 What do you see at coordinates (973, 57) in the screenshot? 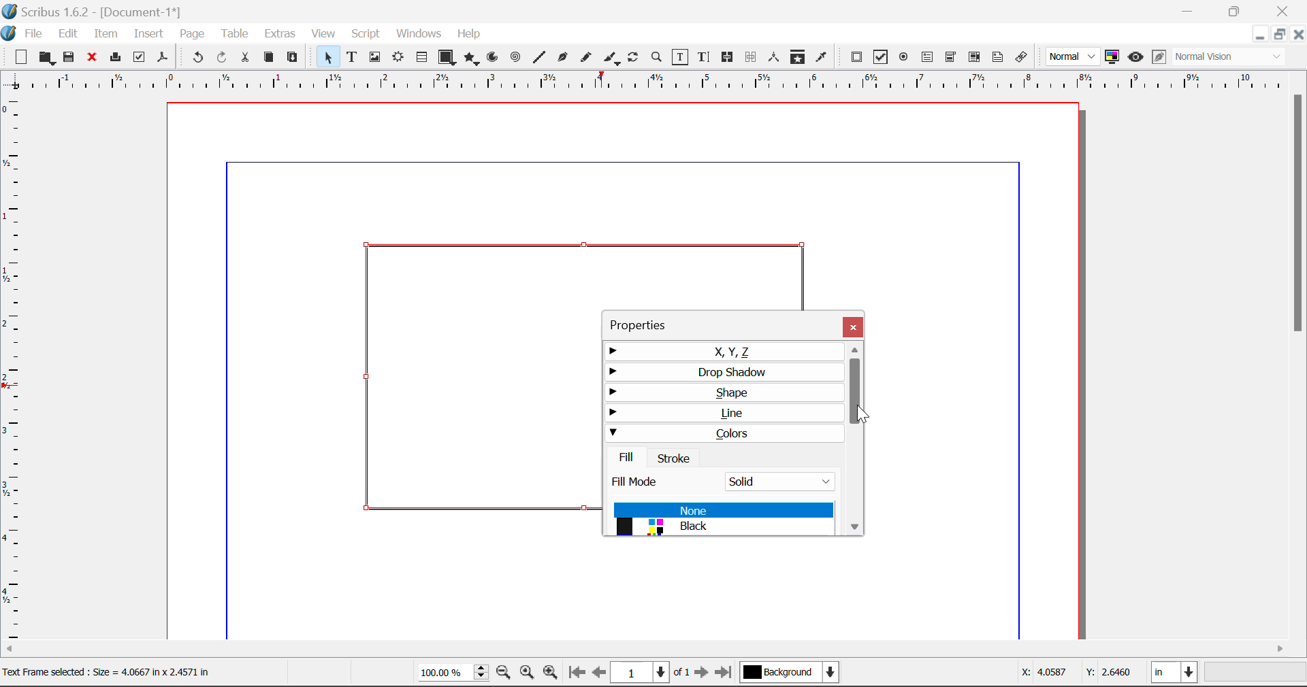
I see `Pdf Listbox` at bounding box center [973, 57].